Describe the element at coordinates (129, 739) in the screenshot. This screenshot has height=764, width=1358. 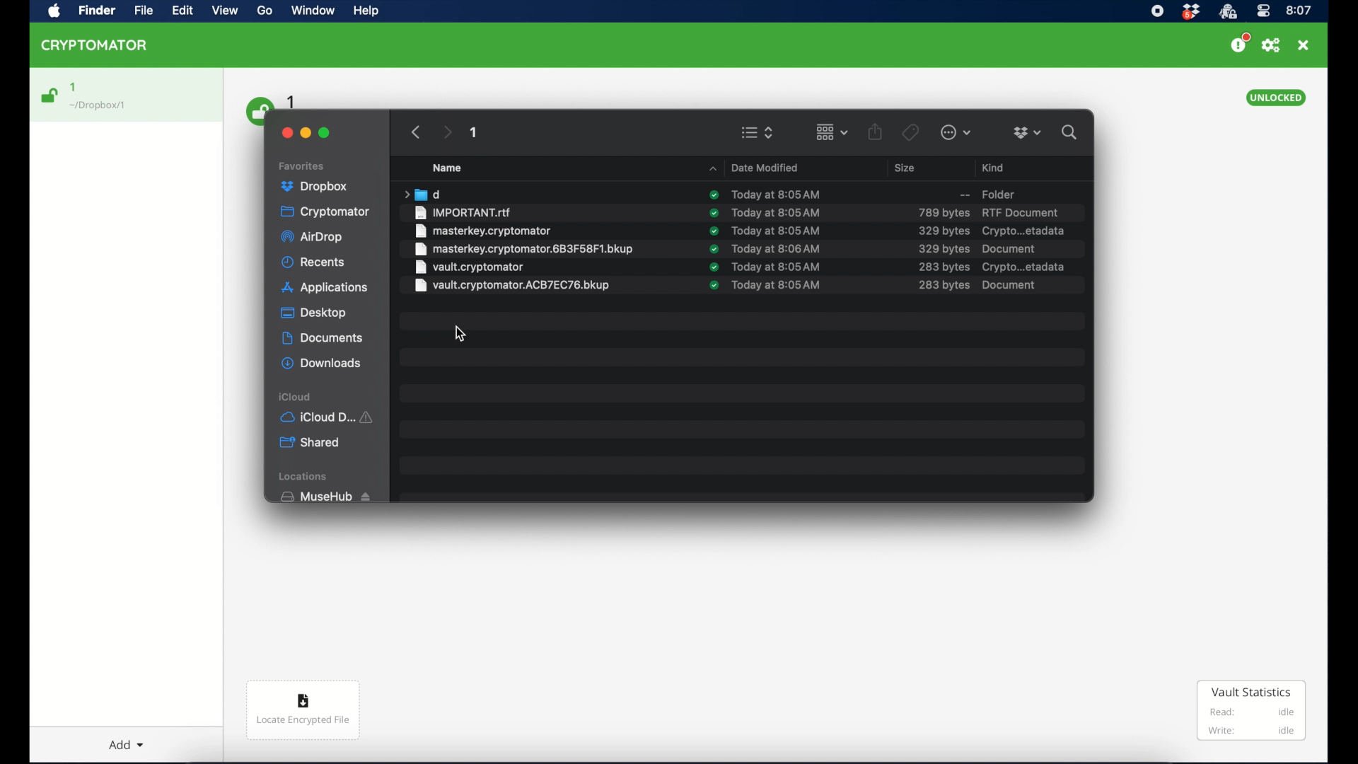
I see `Add dropdown` at that location.